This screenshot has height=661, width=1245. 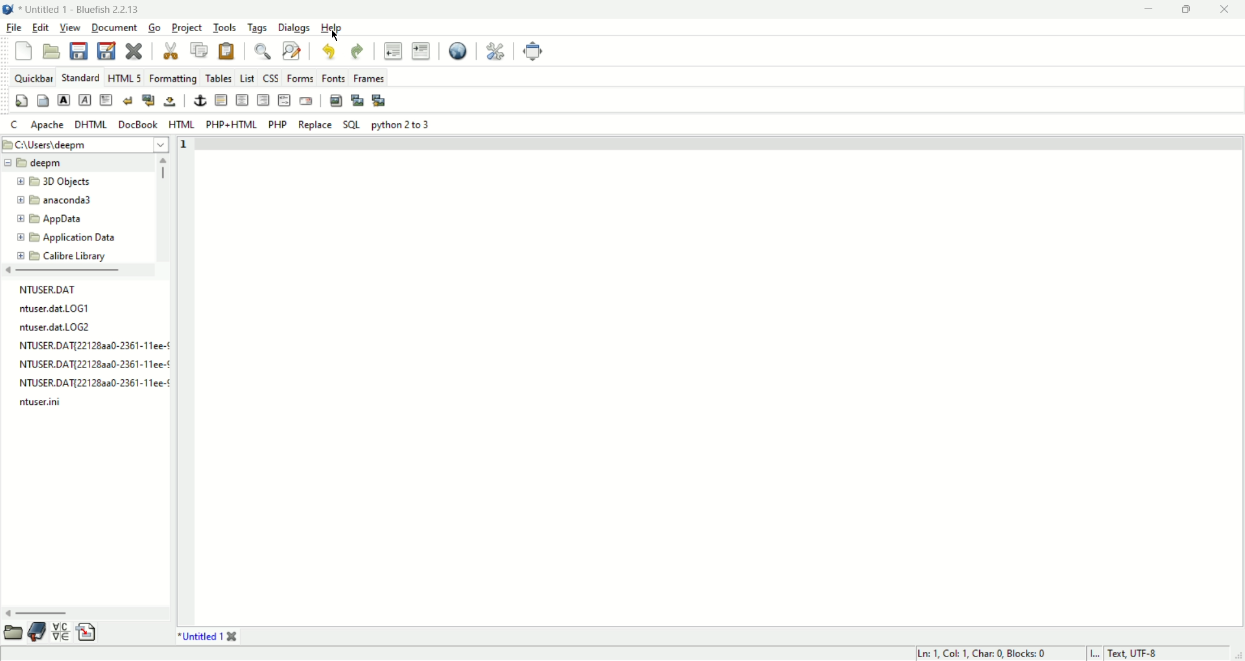 What do you see at coordinates (60, 255) in the screenshot?
I see `folder name` at bounding box center [60, 255].